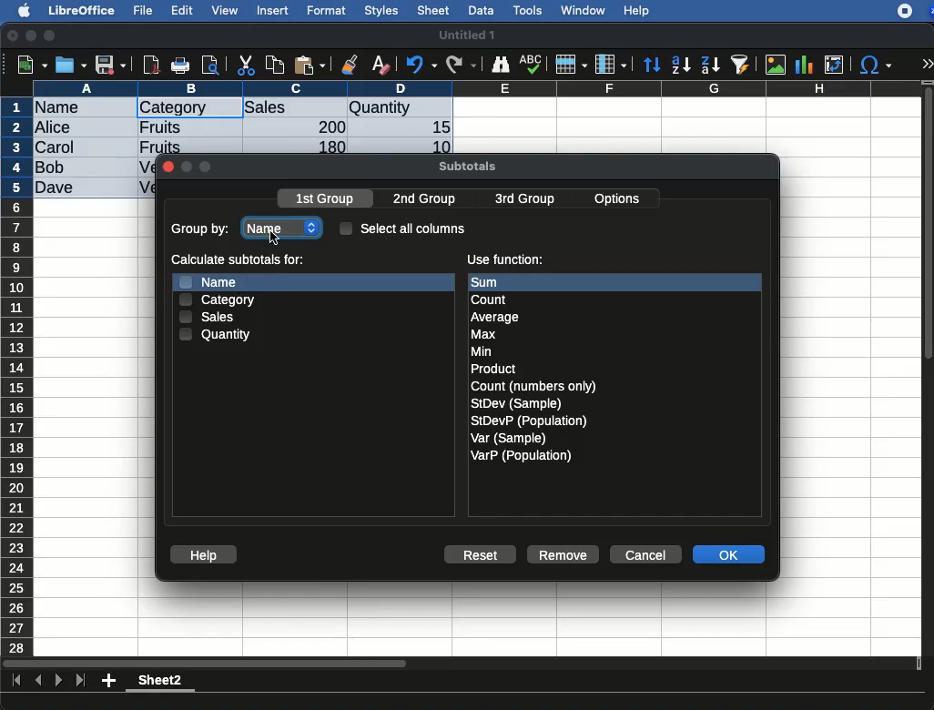 Image resolution: width=934 pixels, height=710 pixels. I want to click on remove, so click(563, 554).